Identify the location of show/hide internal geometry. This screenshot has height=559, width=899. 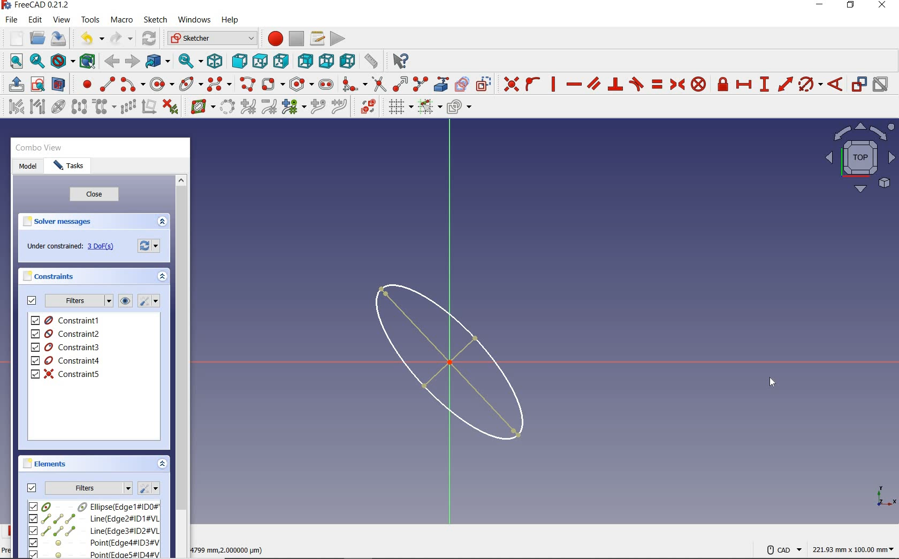
(60, 106).